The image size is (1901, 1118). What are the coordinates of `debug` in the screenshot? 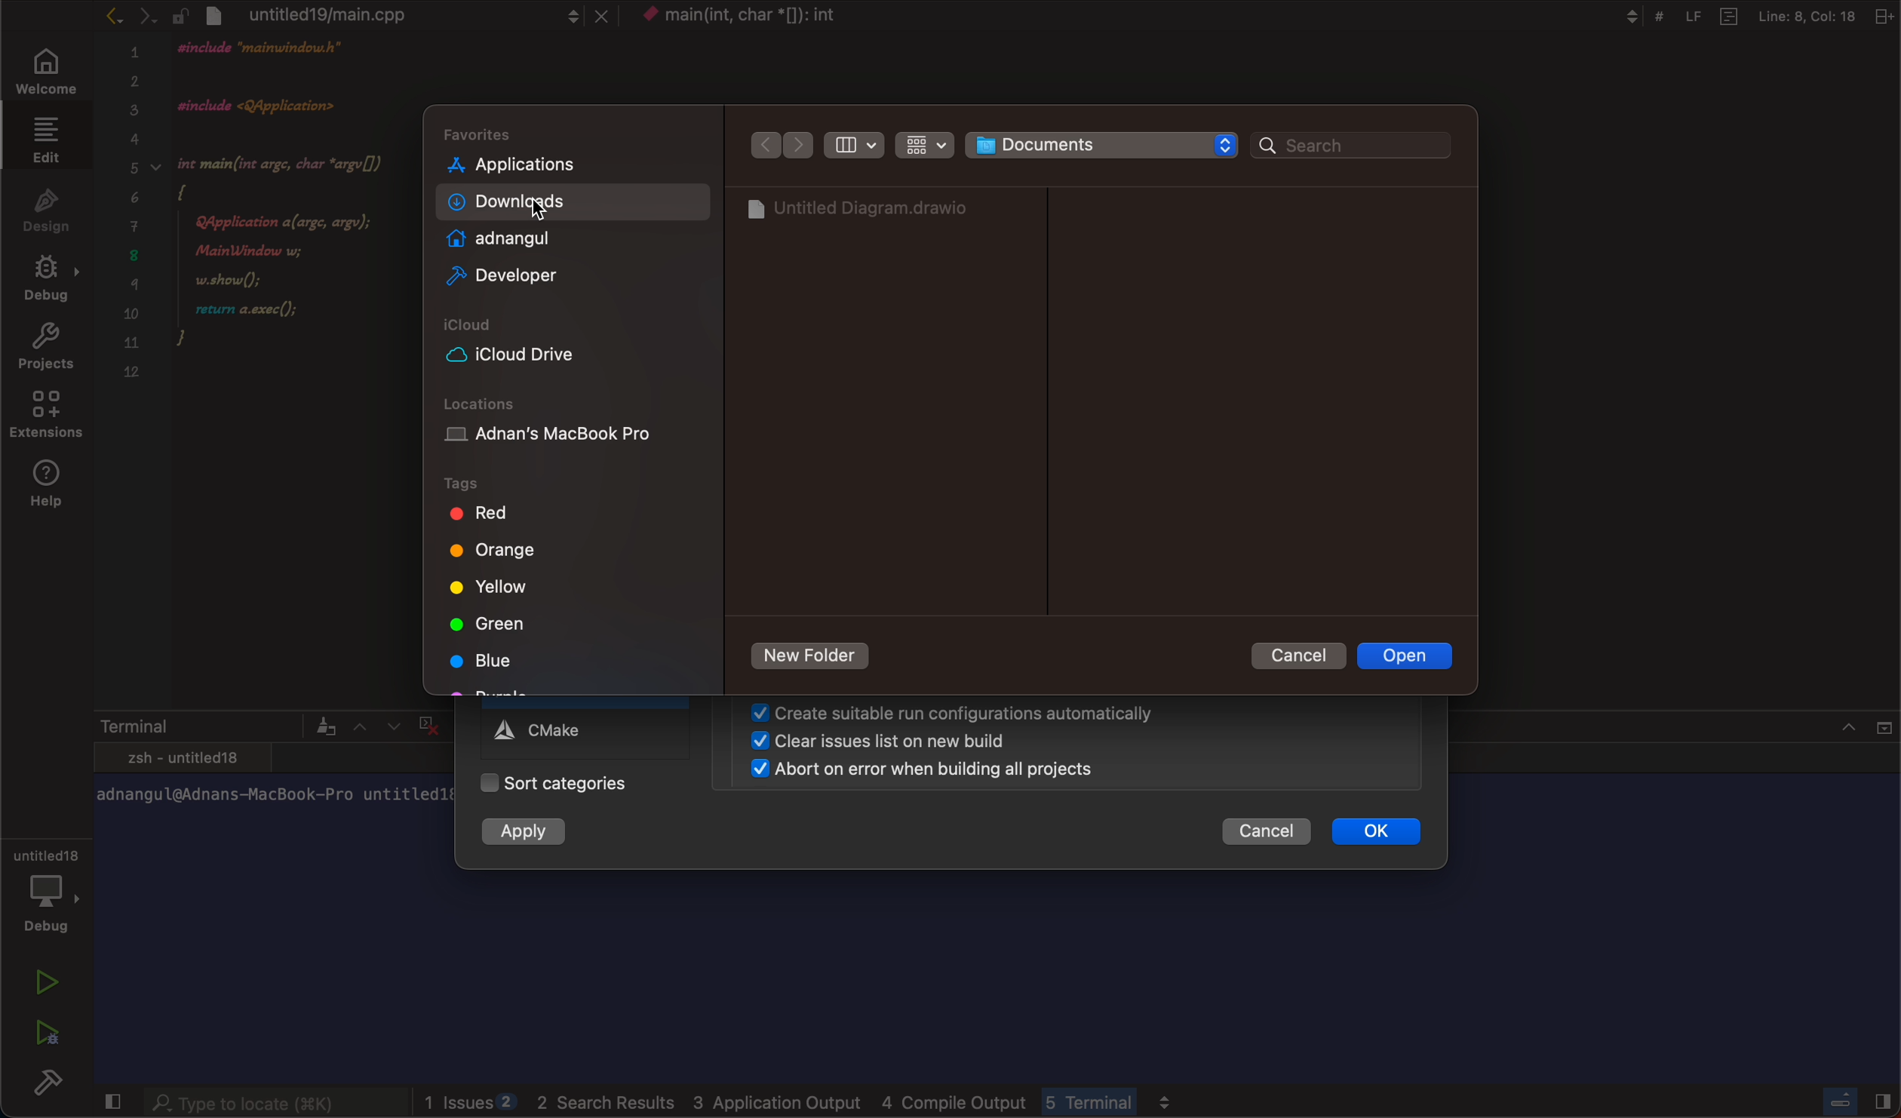 It's located at (51, 889).